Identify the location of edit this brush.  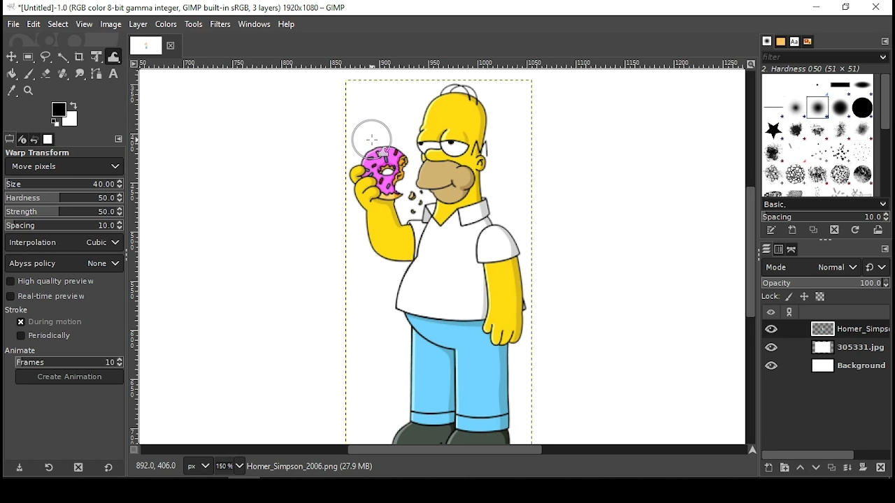
(771, 231).